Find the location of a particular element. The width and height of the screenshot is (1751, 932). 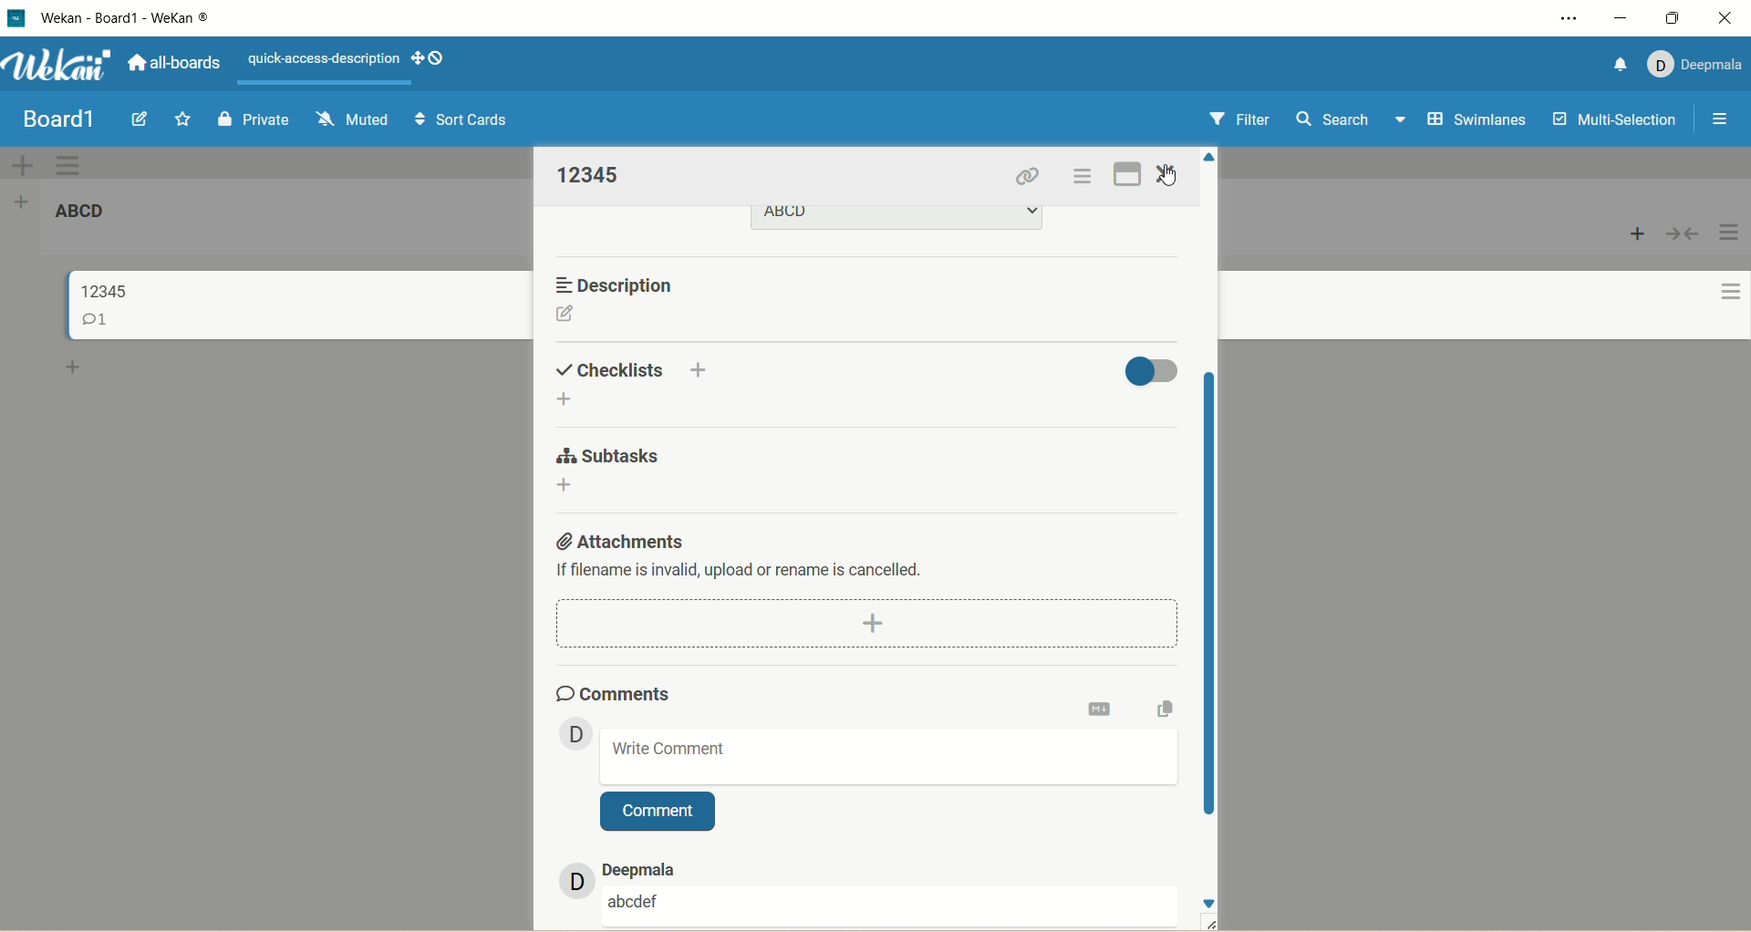

comment  is located at coordinates (101, 321).